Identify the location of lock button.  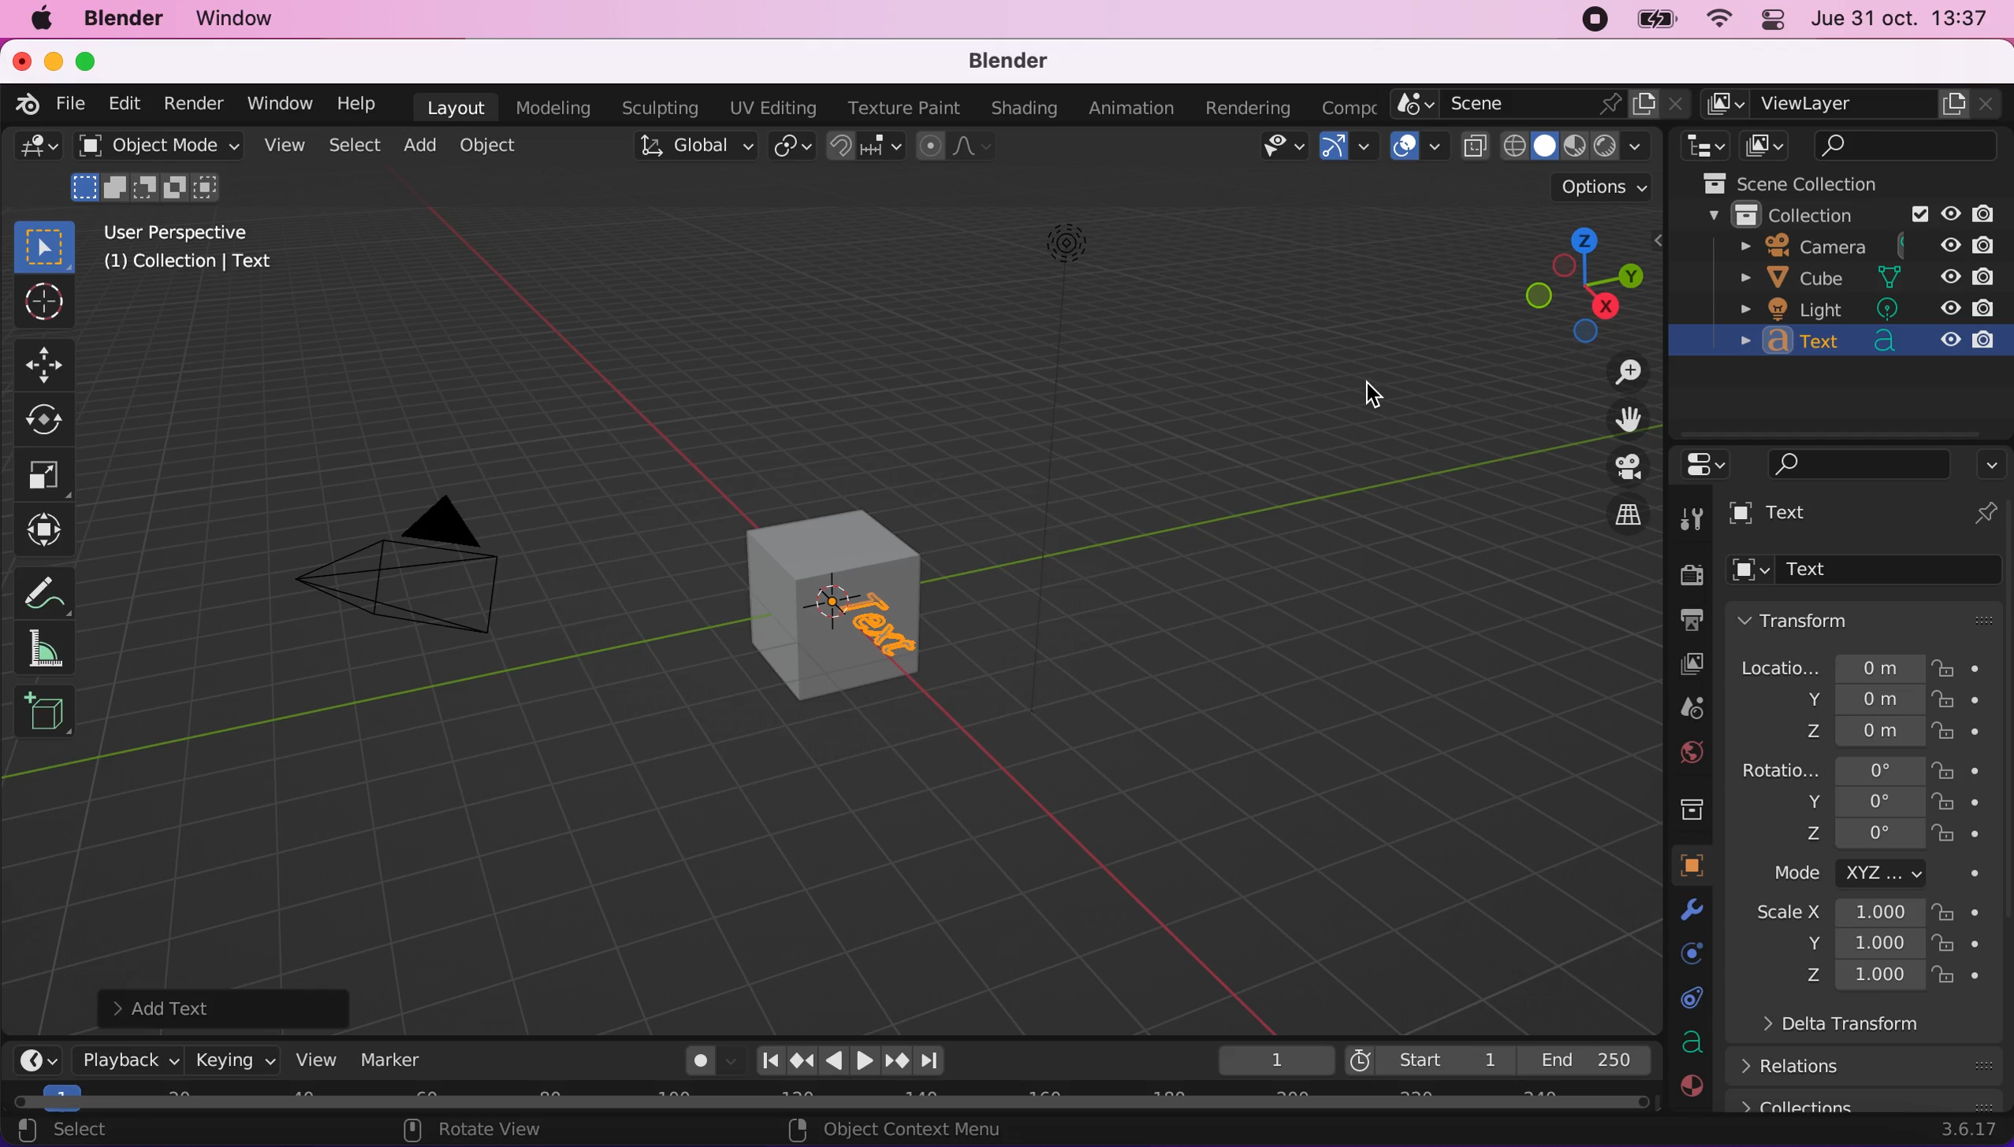
(1963, 834).